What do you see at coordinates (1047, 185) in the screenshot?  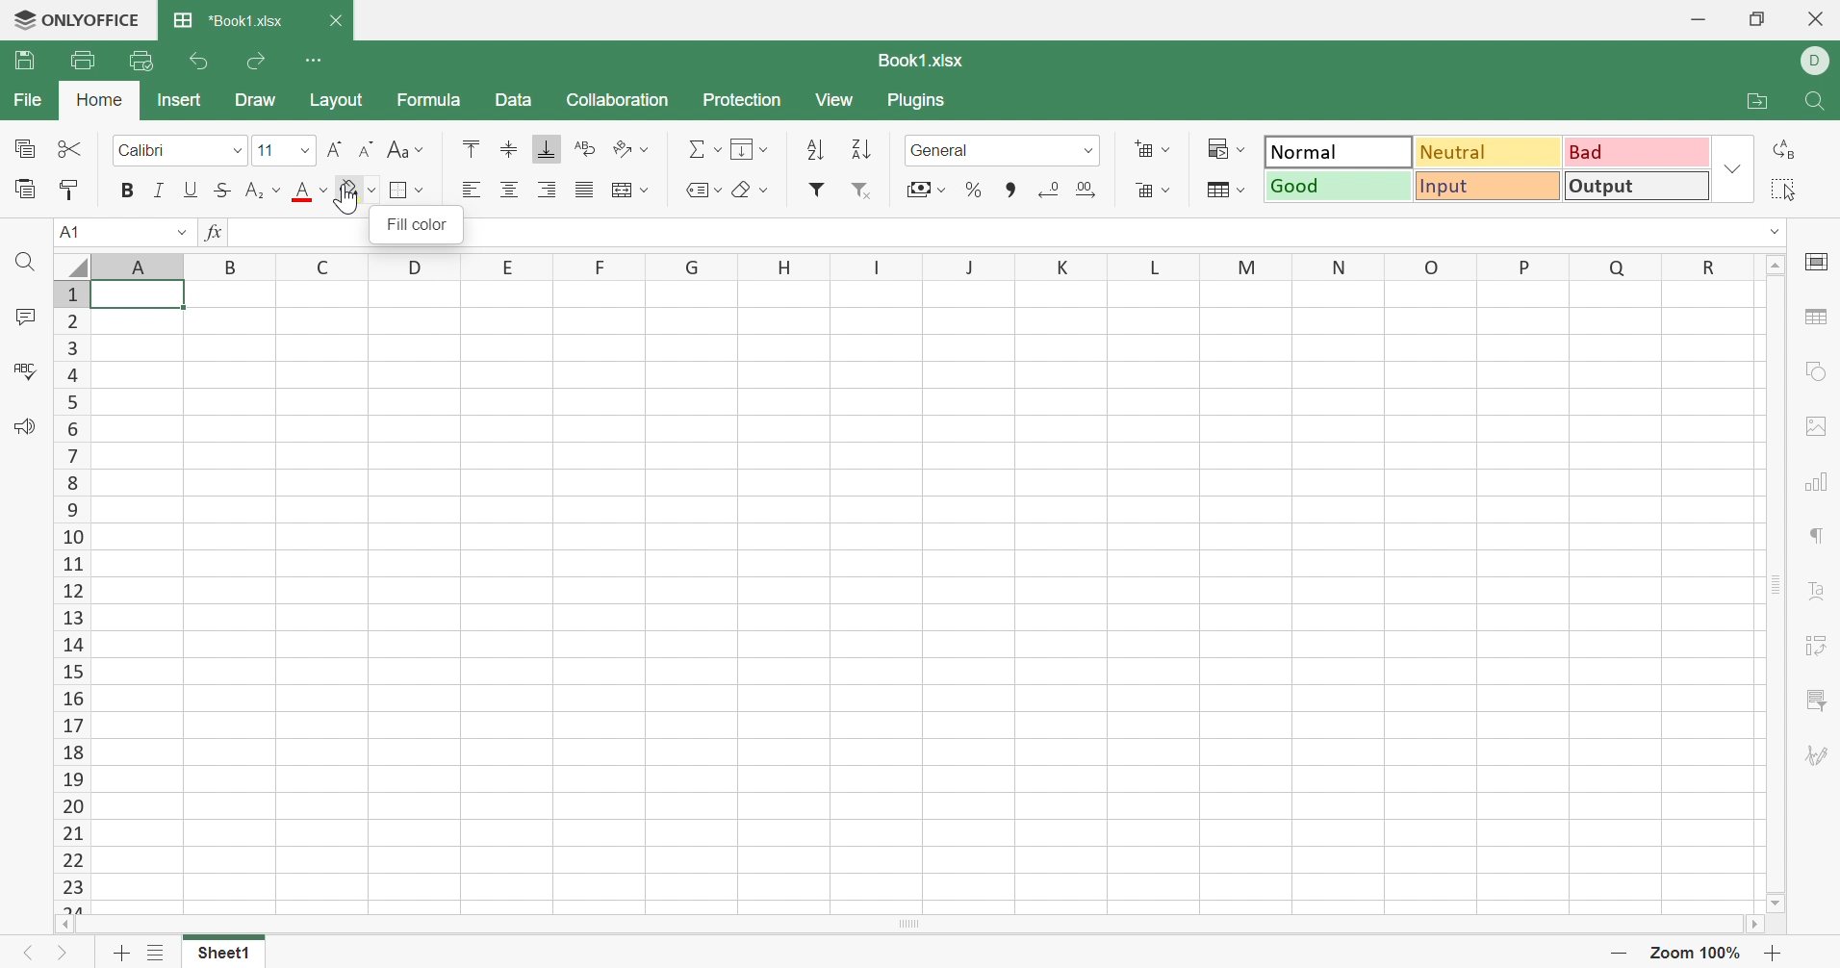 I see `Decrease decimal` at bounding box center [1047, 185].